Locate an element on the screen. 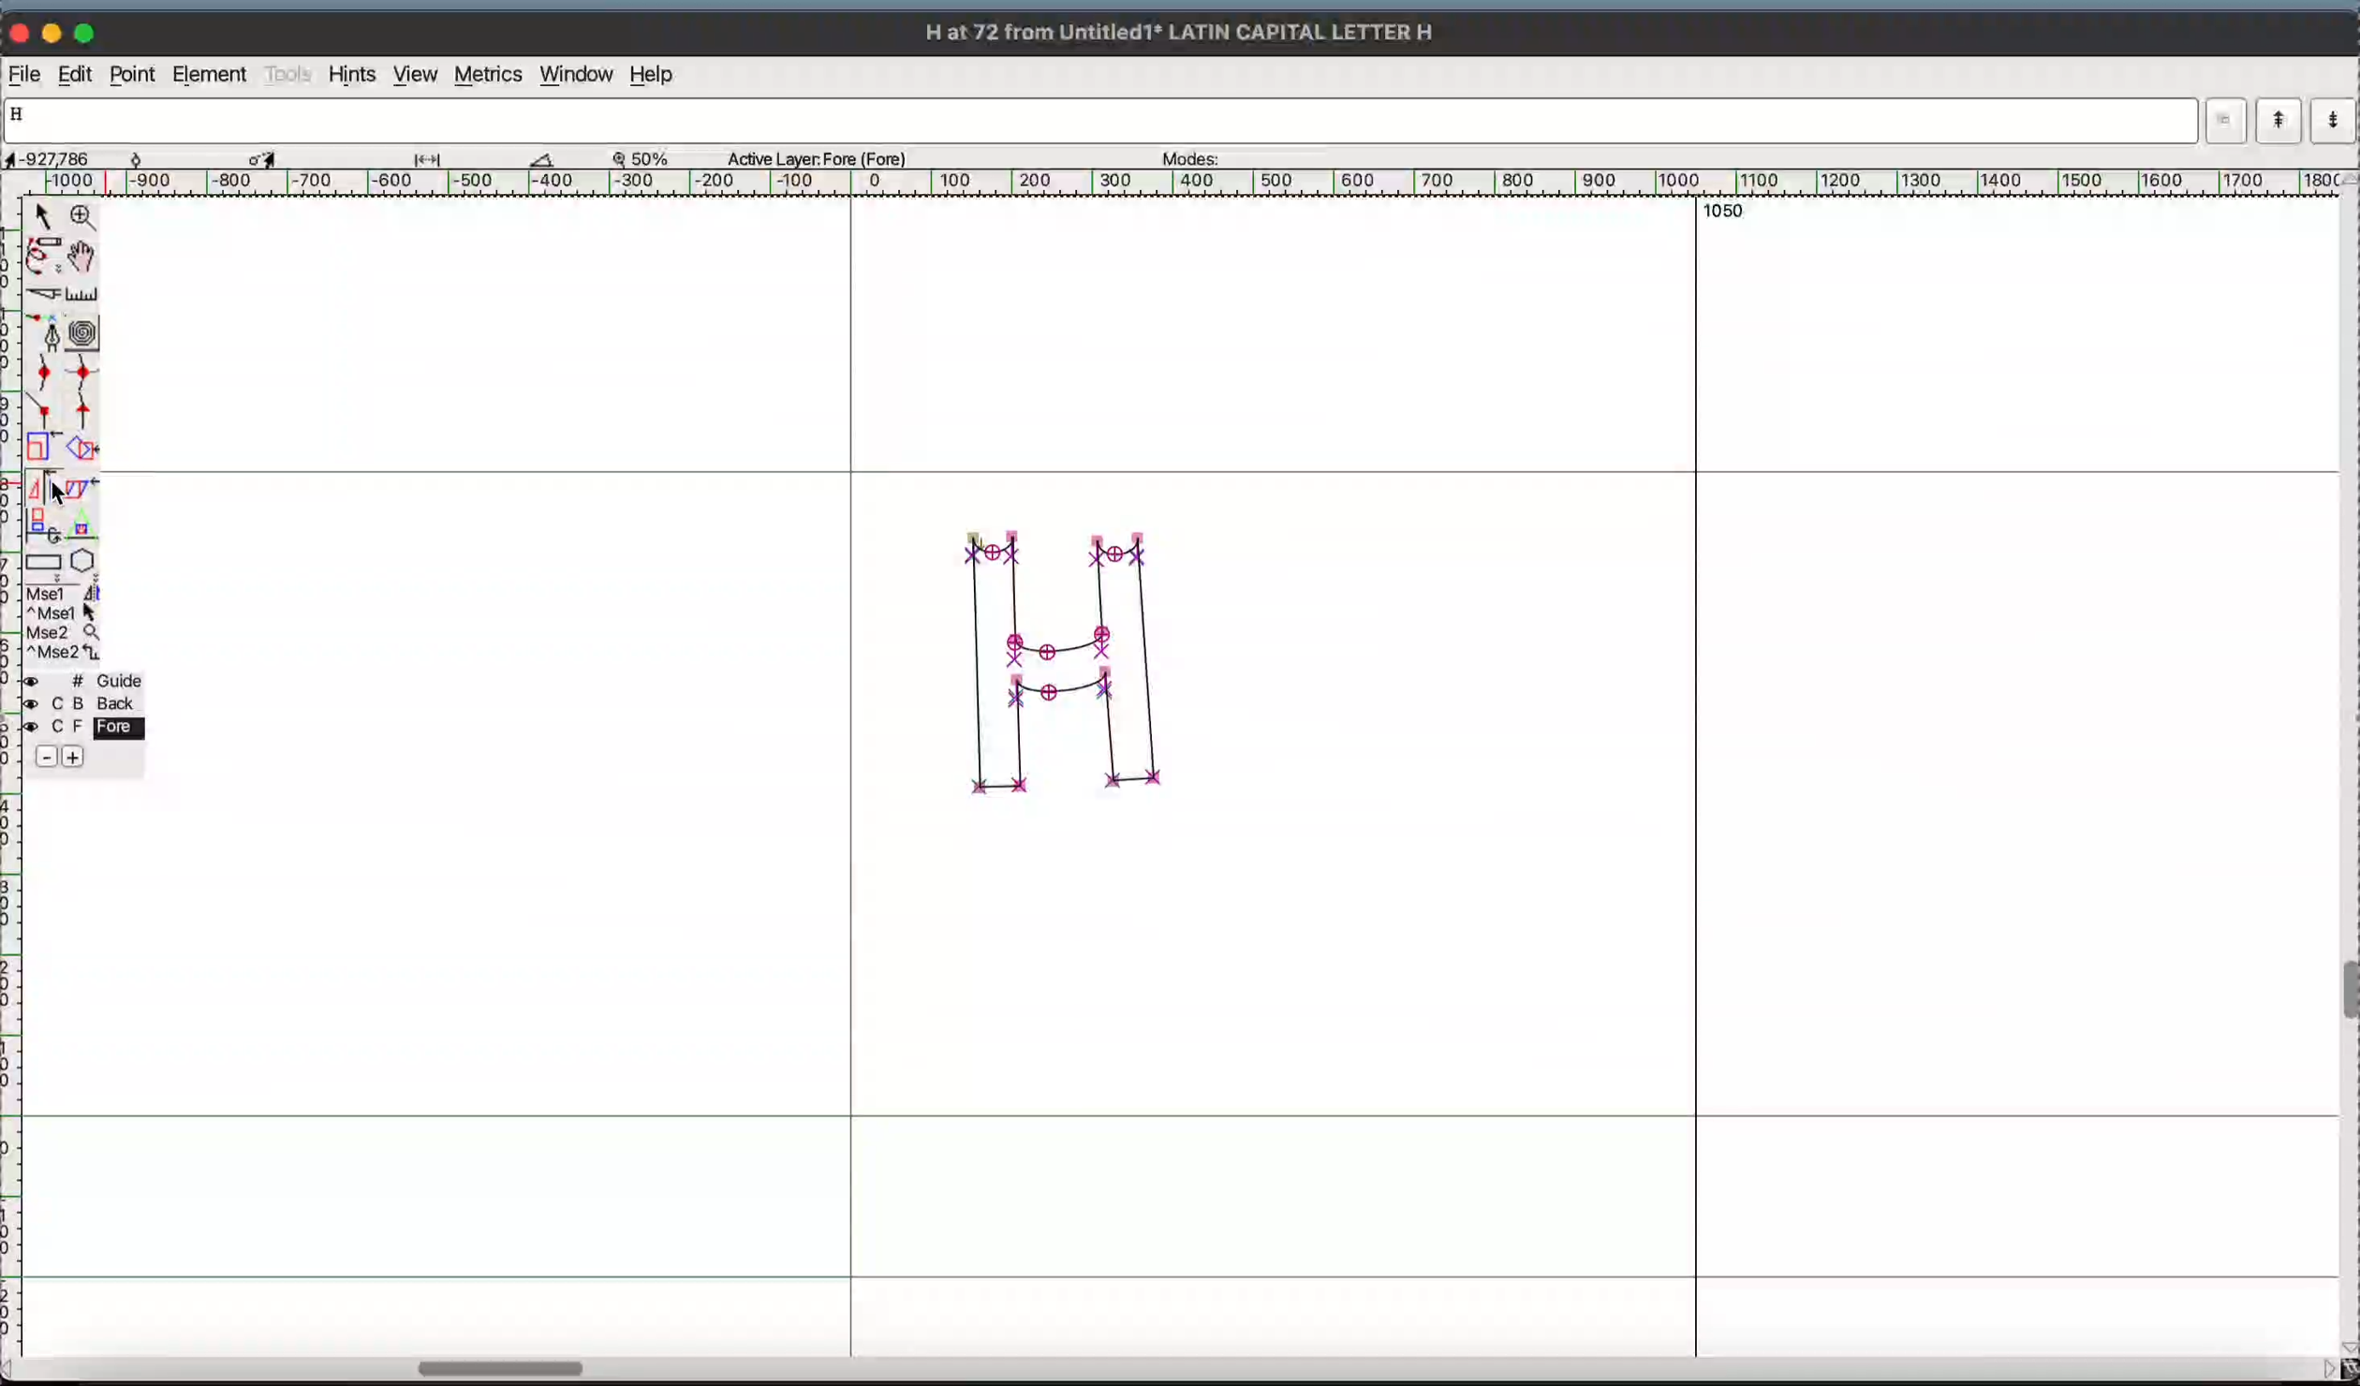 This screenshot has height=1386, width=2360. next word is located at coordinates (2334, 120).